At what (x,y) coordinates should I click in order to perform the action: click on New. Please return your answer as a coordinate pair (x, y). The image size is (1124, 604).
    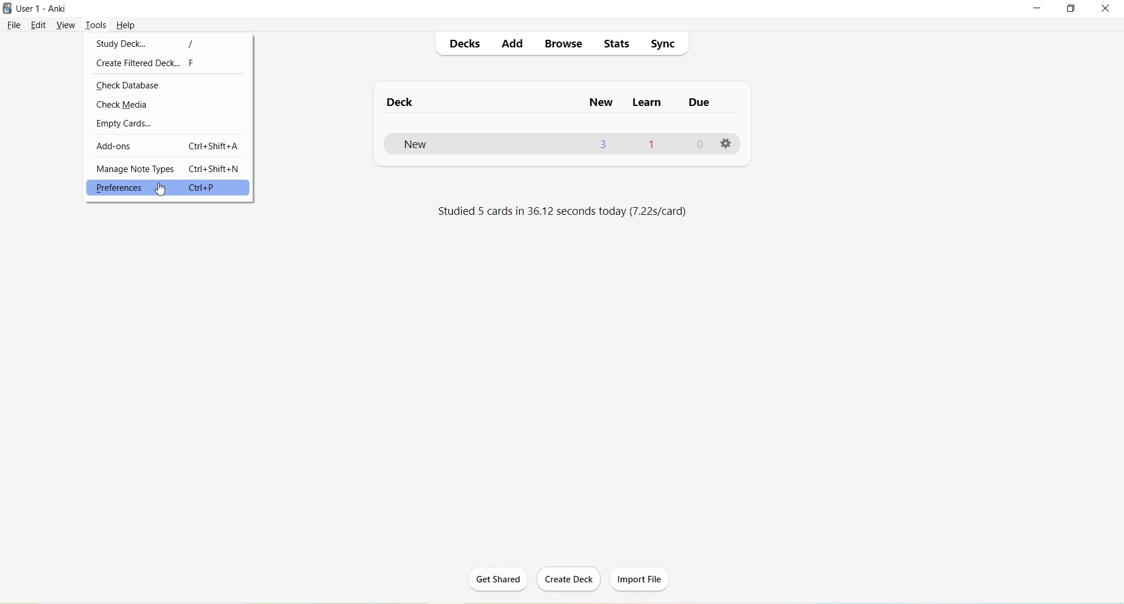
    Looking at the image, I should click on (431, 145).